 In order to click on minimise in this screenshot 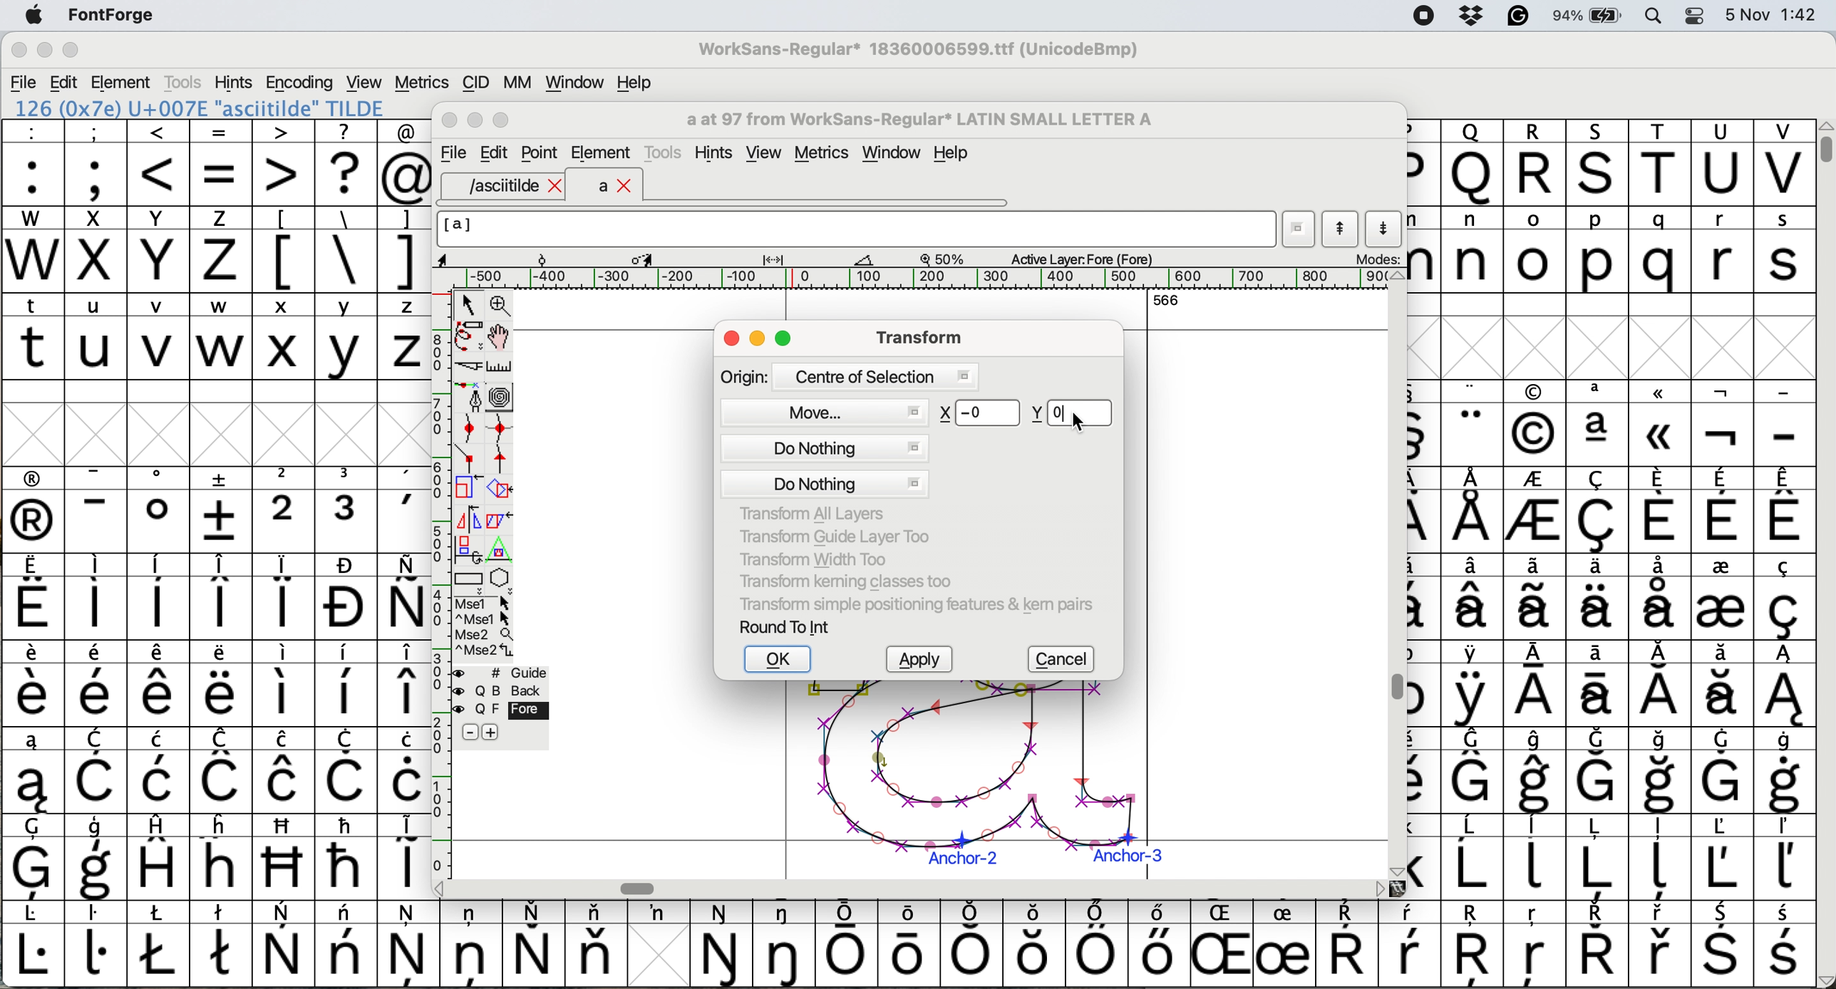, I will do `click(43, 51)`.